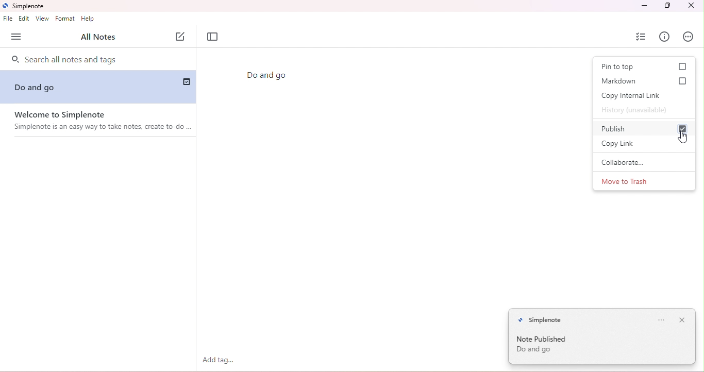  What do you see at coordinates (628, 181) in the screenshot?
I see `move to trash` at bounding box center [628, 181].